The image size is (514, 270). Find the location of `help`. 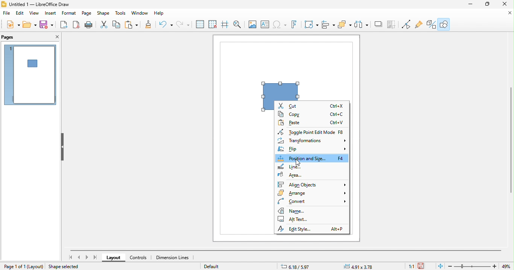

help is located at coordinates (162, 15).